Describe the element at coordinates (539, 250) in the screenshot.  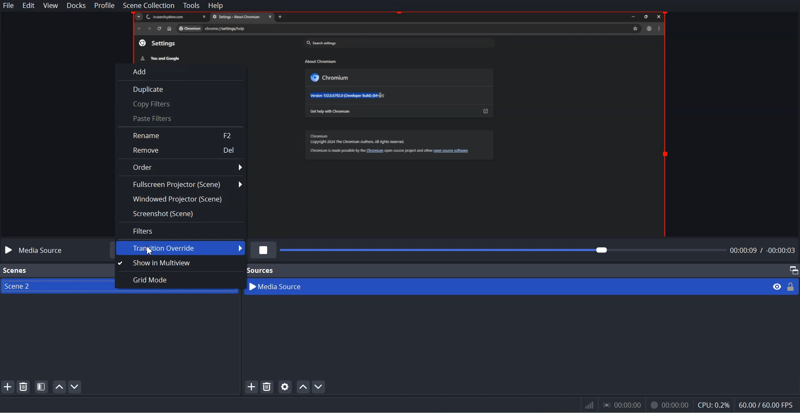
I see `File time adjuster` at that location.